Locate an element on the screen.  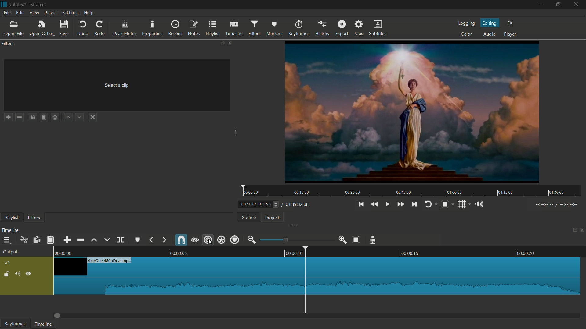
quickly play forward is located at coordinates (401, 204).